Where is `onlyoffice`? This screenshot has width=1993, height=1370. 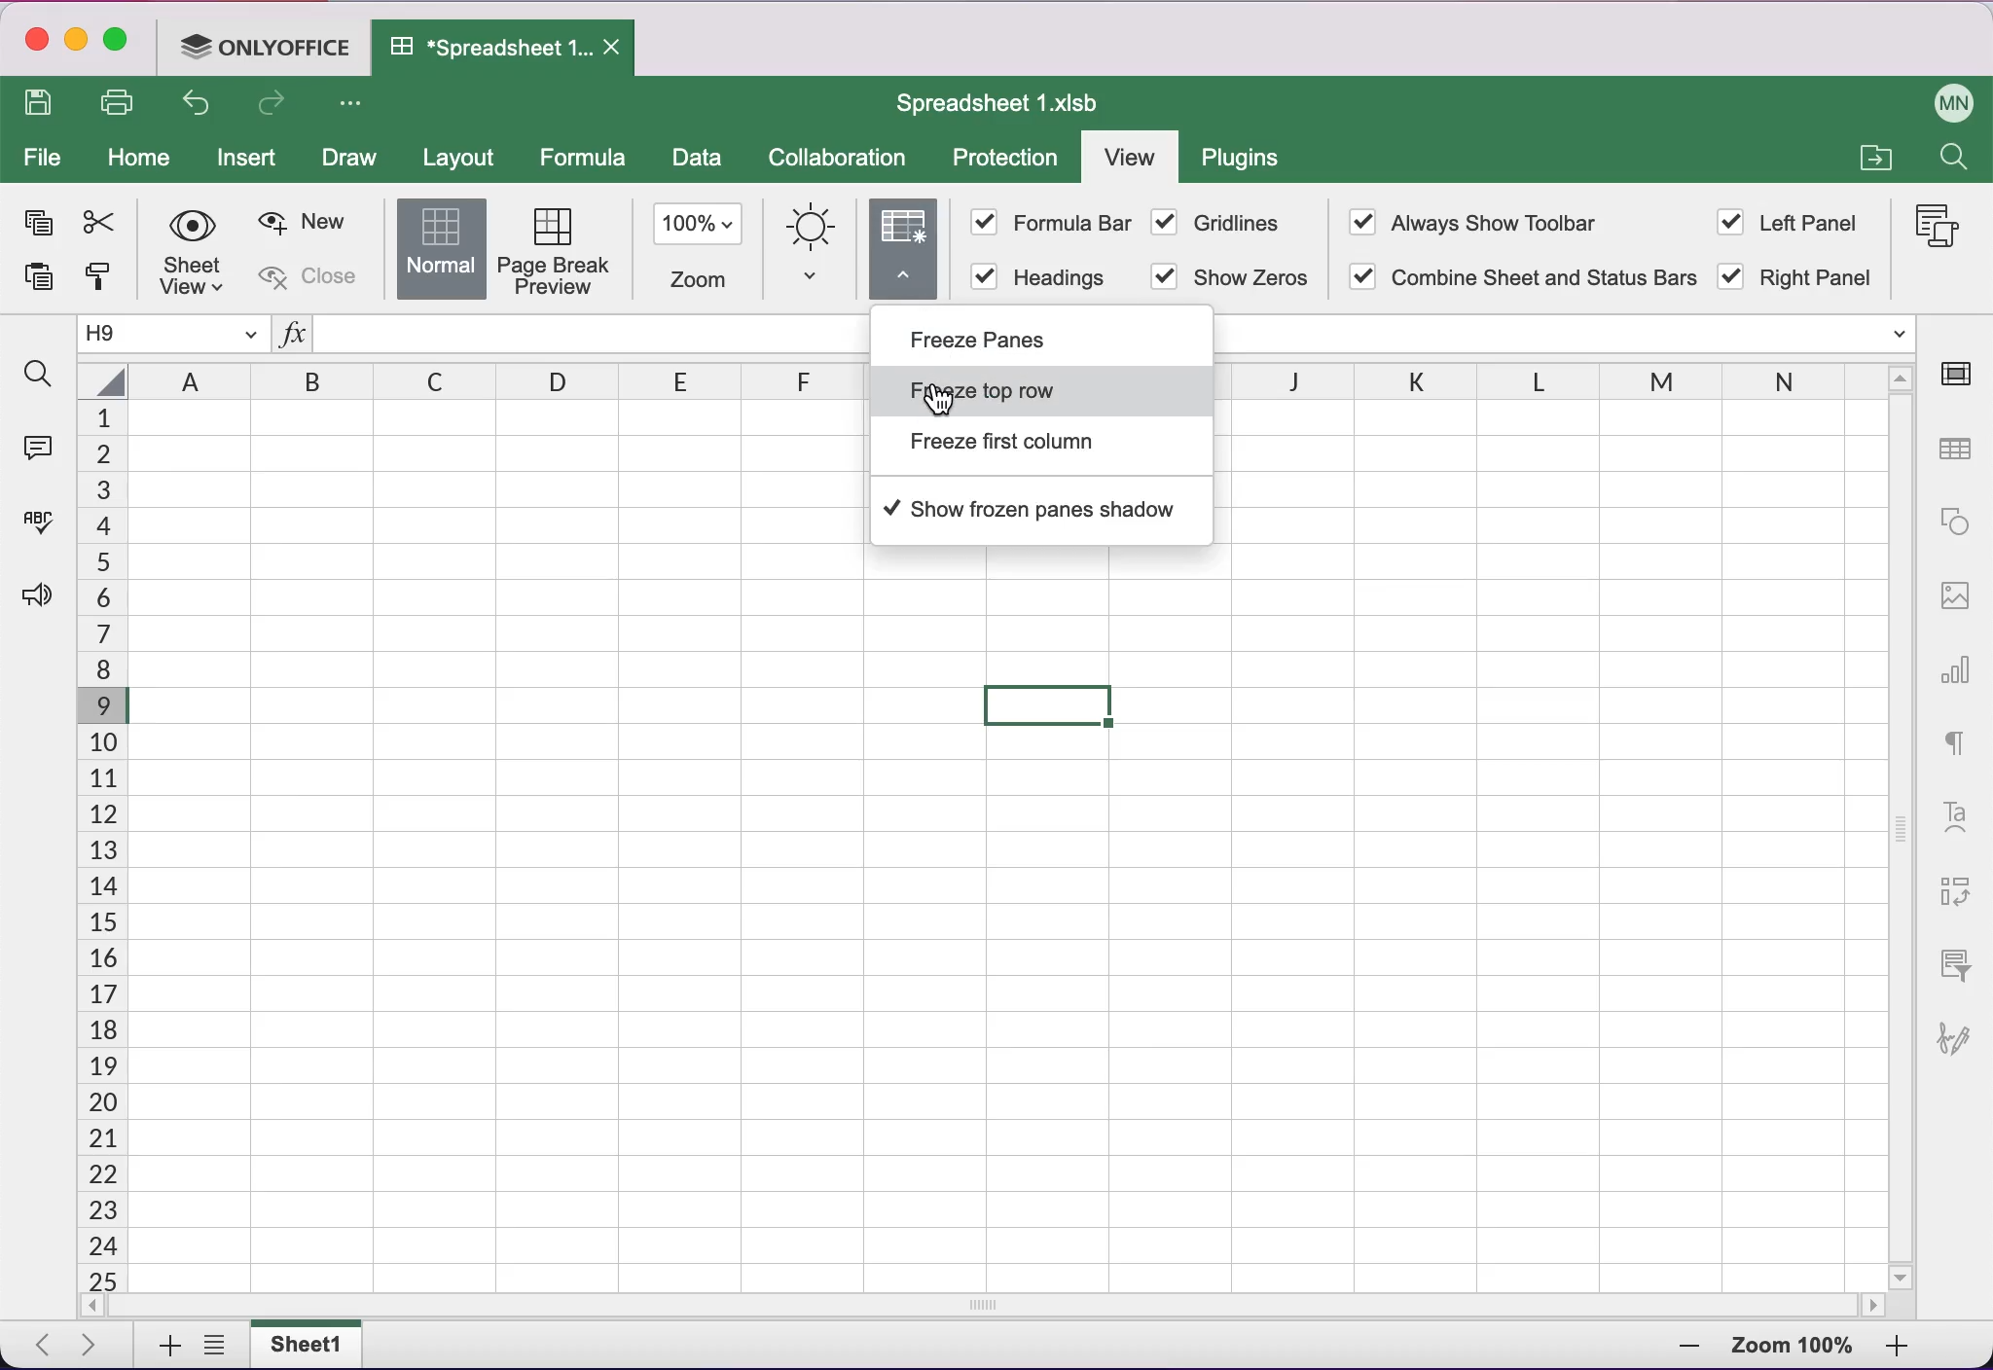
onlyoffice is located at coordinates (266, 50).